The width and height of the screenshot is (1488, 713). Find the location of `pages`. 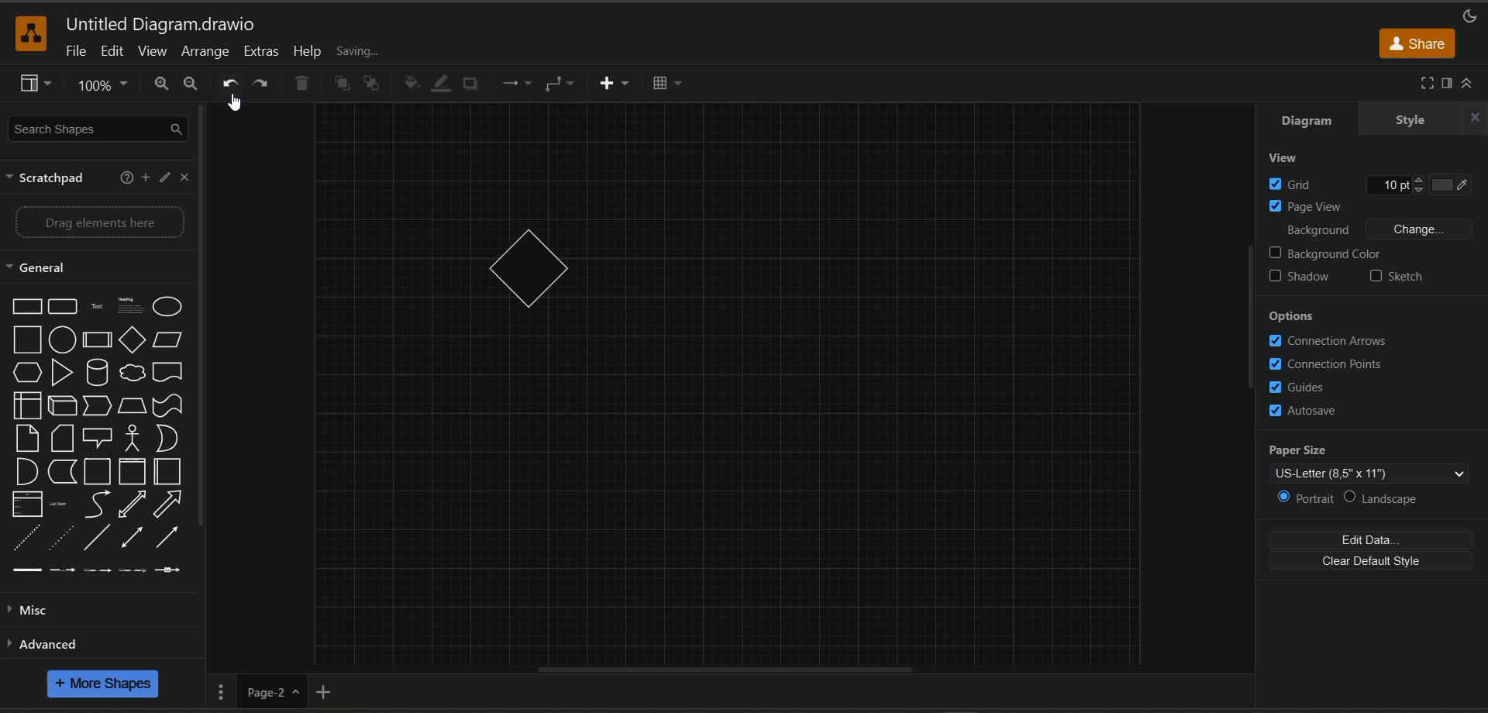

pages is located at coordinates (223, 690).